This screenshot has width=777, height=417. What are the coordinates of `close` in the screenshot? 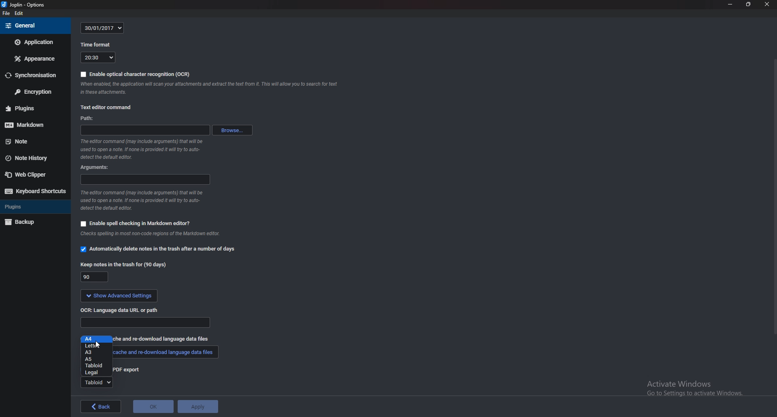 It's located at (764, 5).